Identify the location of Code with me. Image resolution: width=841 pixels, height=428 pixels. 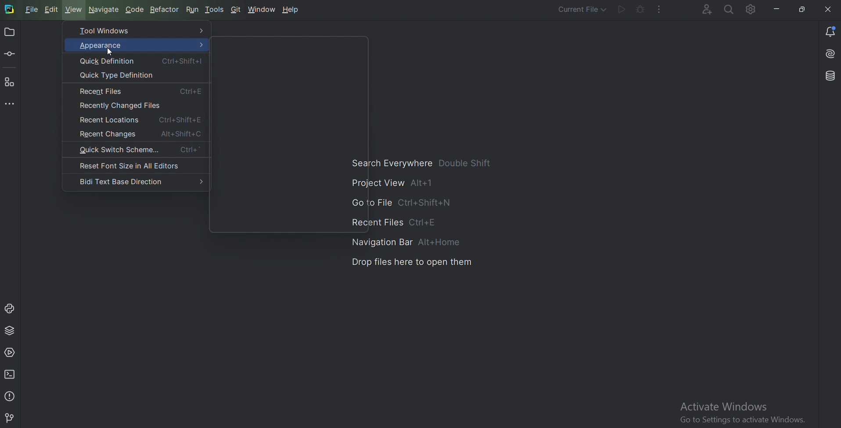
(701, 10).